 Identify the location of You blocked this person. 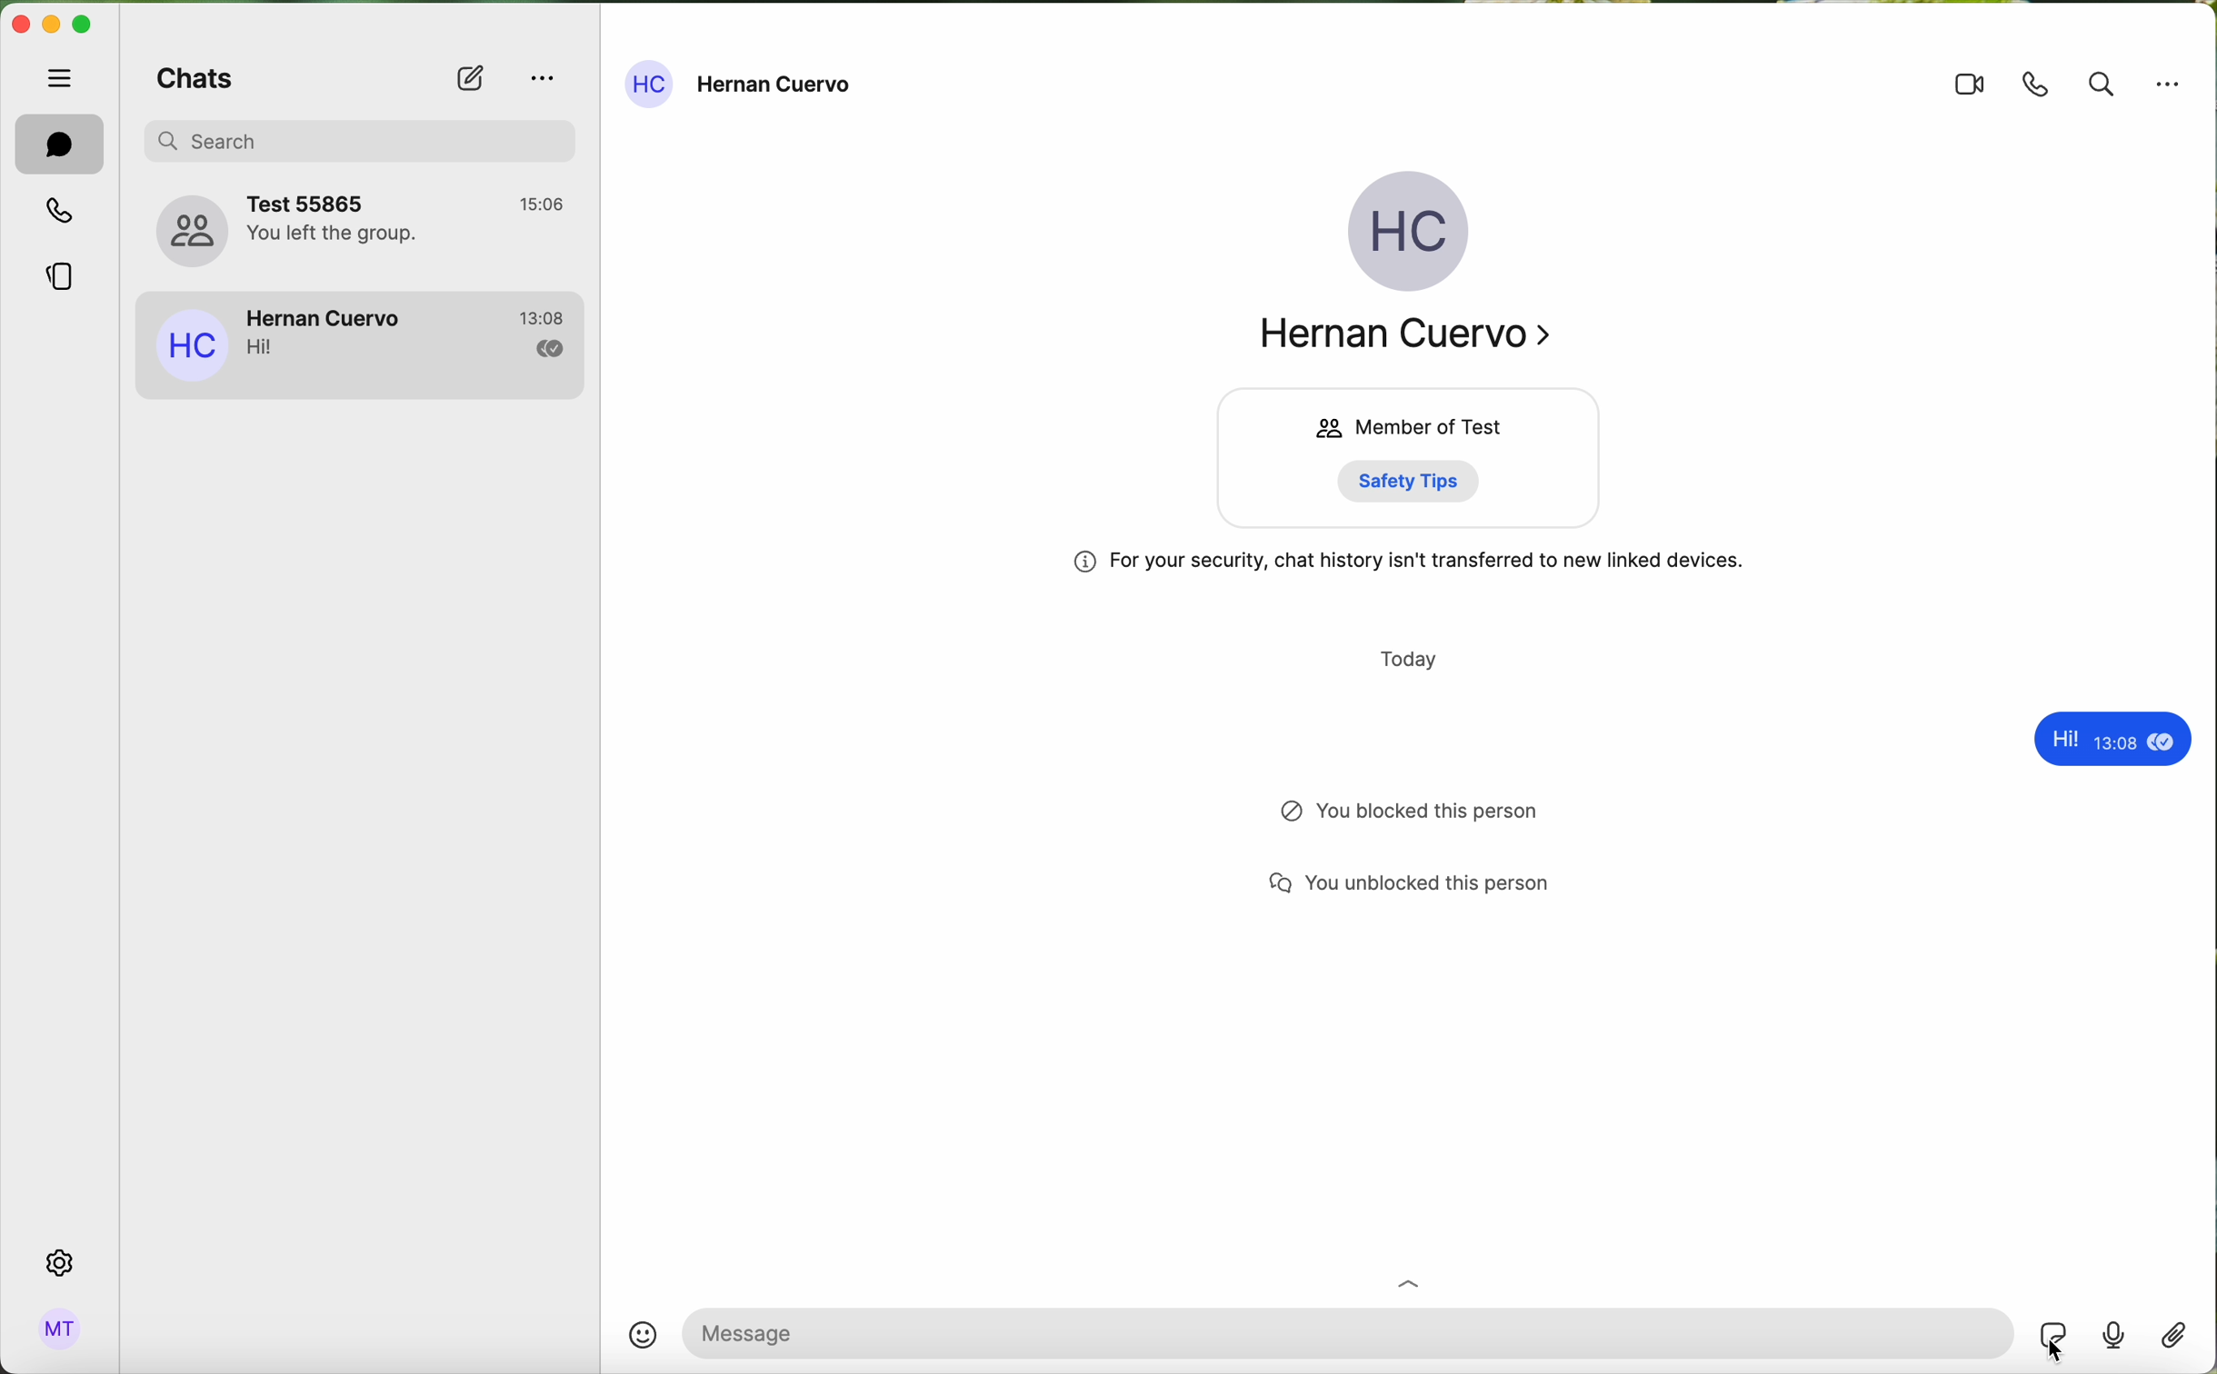
(1433, 881).